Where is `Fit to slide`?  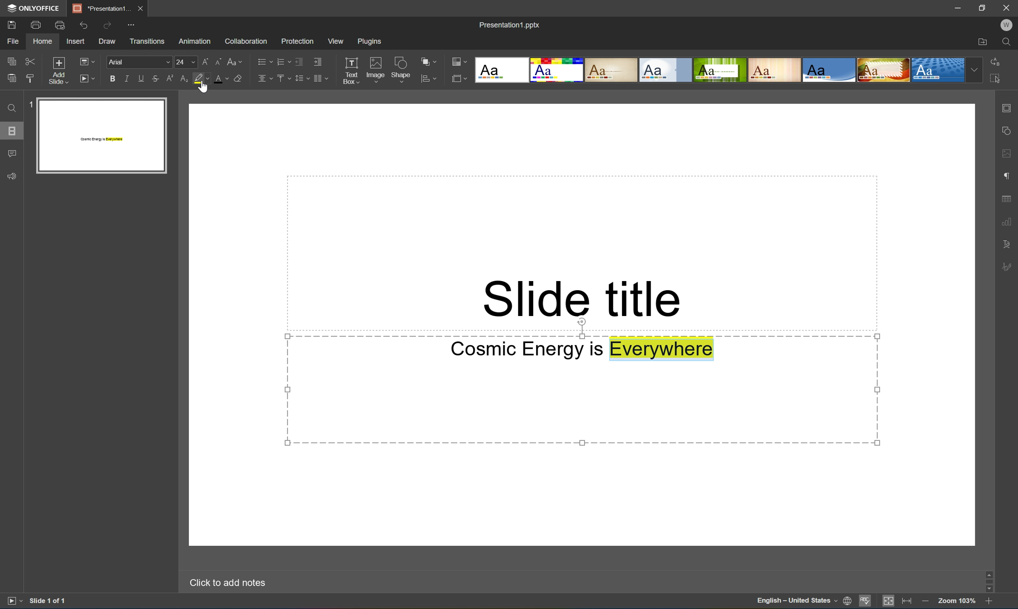
Fit to slide is located at coordinates (888, 602).